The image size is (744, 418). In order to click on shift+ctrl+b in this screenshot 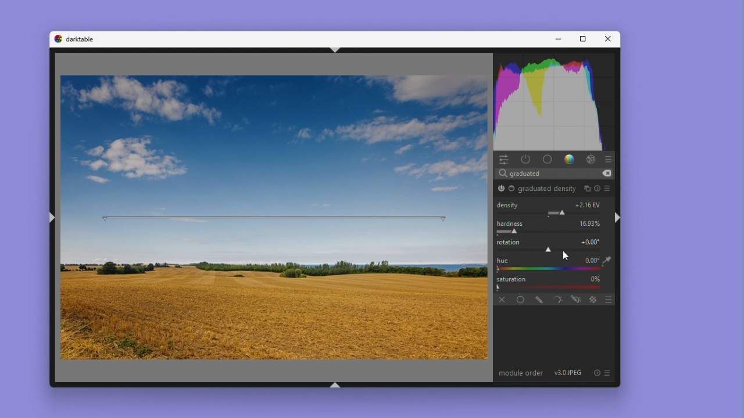, I will do `click(336, 386)`.